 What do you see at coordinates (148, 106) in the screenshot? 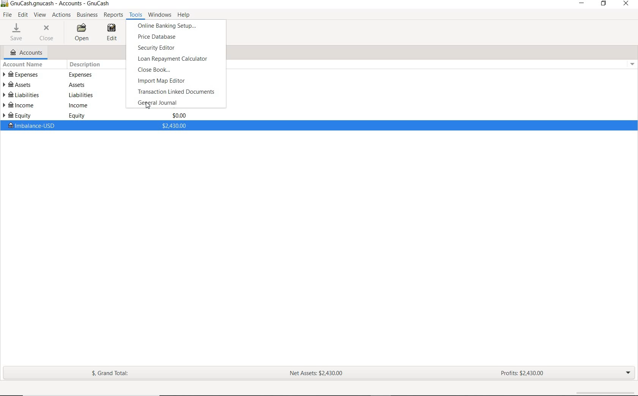
I see `cursor` at bounding box center [148, 106].